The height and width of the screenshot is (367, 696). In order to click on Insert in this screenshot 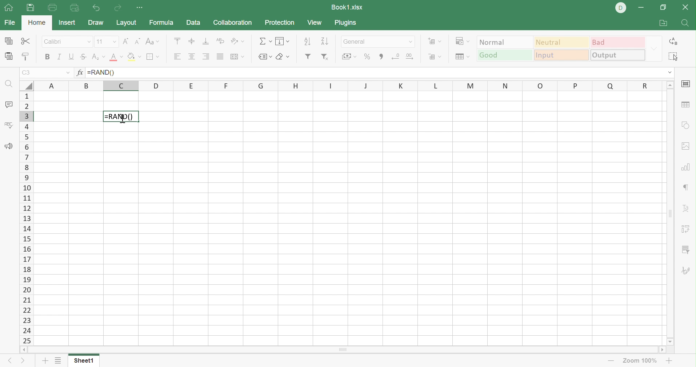, I will do `click(68, 22)`.